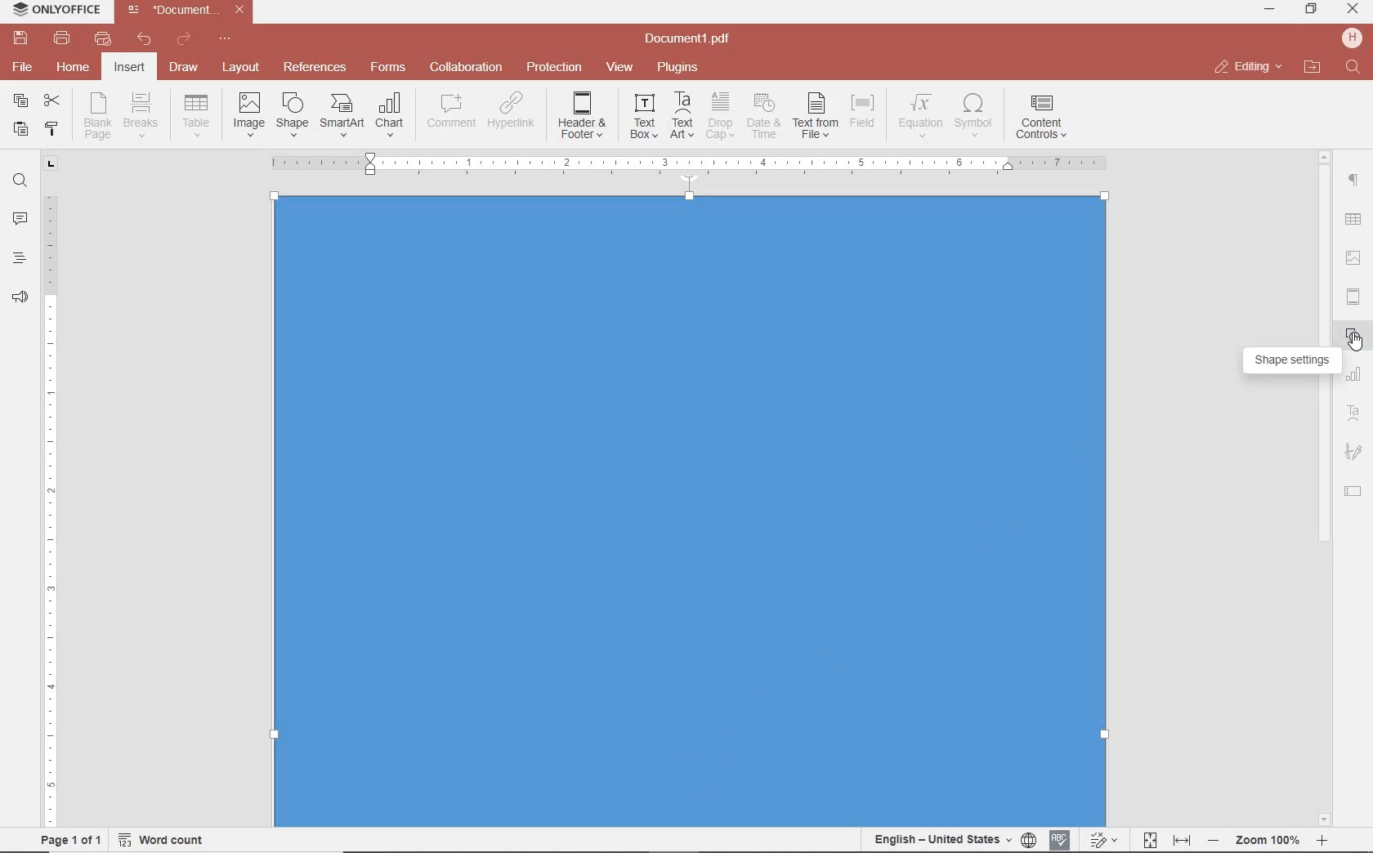  What do you see at coordinates (1268, 841) in the screenshot?
I see `` at bounding box center [1268, 841].